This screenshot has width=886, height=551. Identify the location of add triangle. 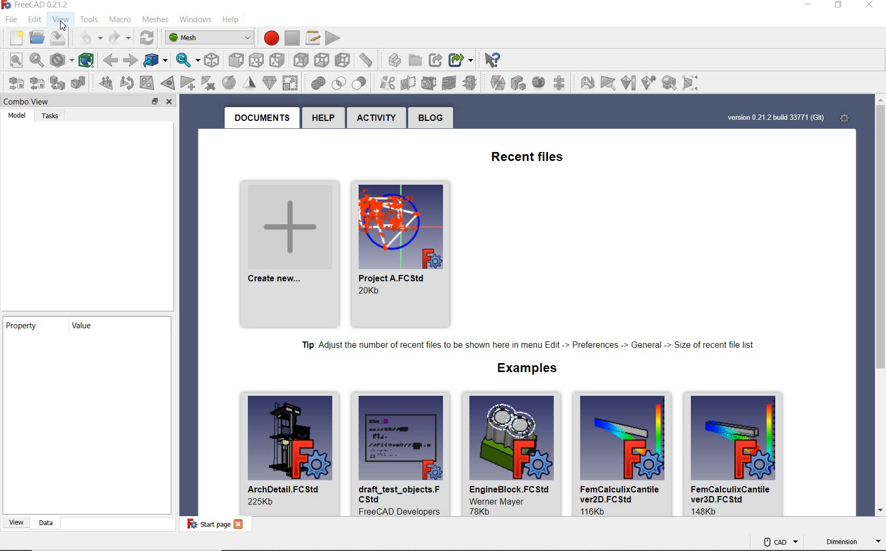
(187, 81).